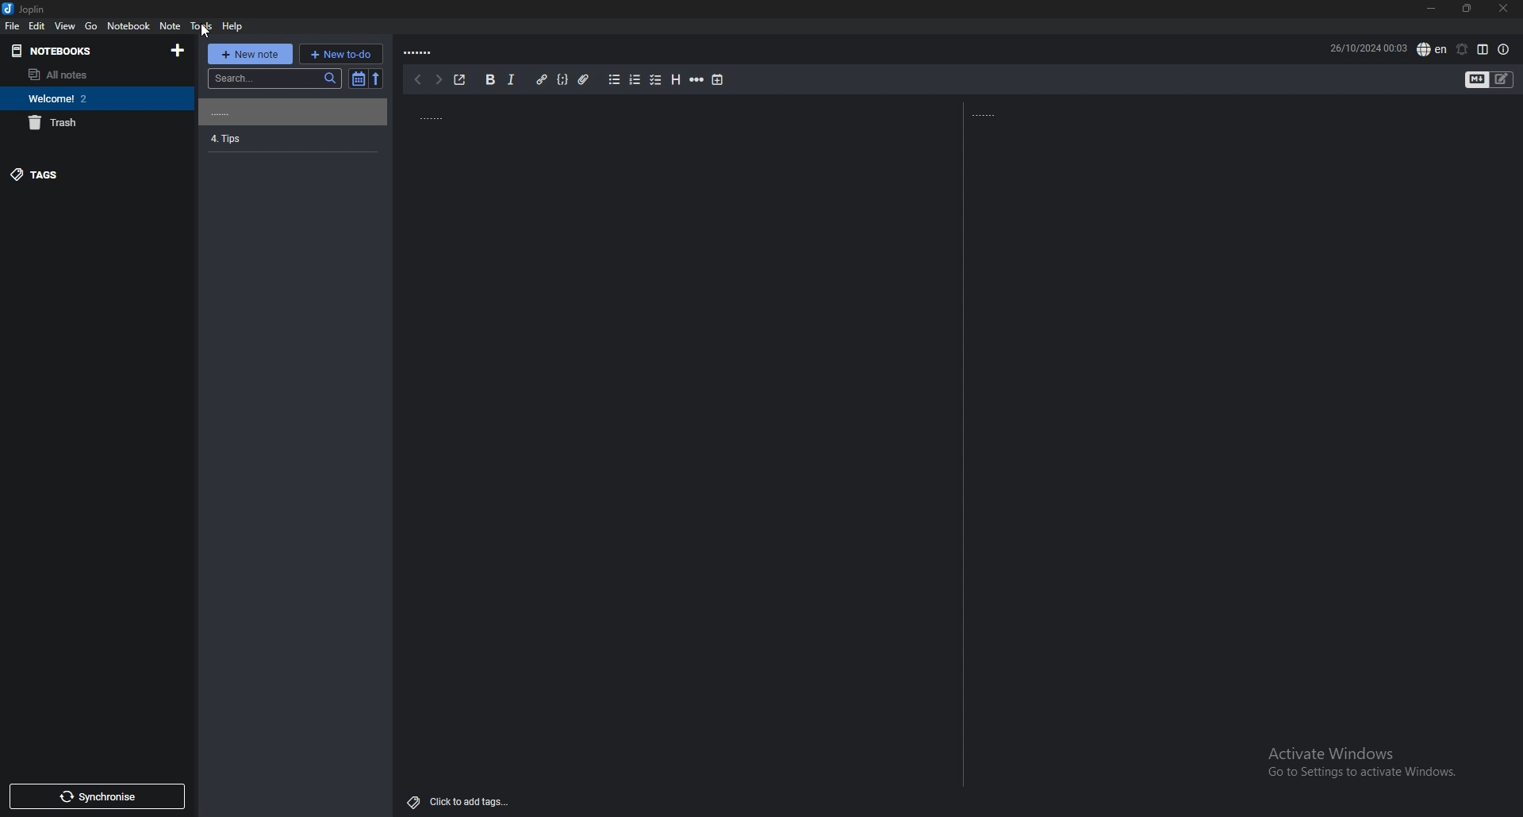  I want to click on go, so click(91, 25).